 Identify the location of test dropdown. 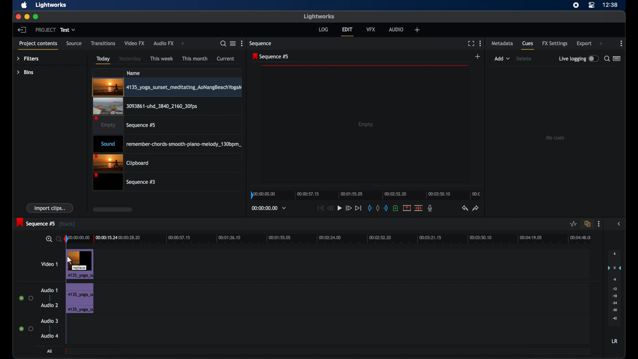
(68, 30).